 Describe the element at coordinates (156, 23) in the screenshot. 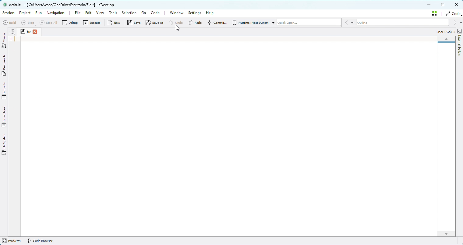

I see `Save as` at that location.